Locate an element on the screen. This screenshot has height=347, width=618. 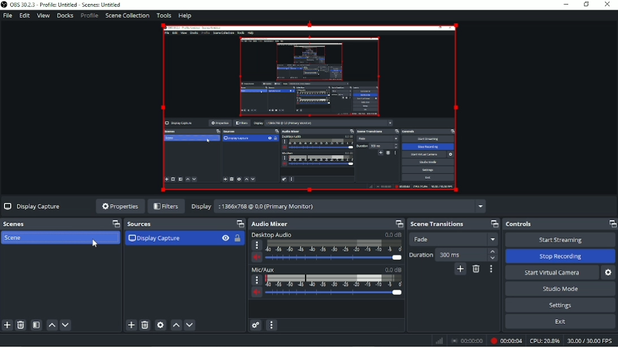
Advanced audio properties is located at coordinates (256, 326).